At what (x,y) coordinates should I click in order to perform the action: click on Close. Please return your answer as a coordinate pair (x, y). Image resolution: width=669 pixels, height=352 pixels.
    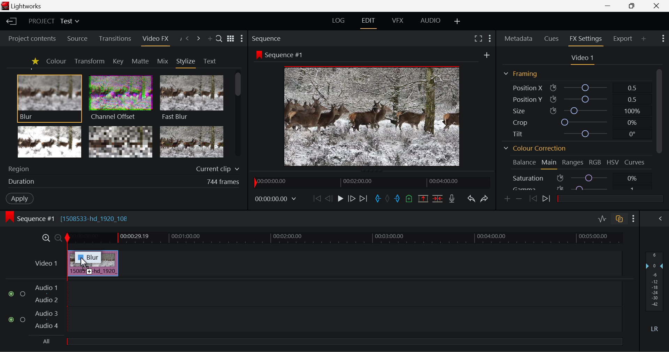
    Looking at the image, I should click on (656, 6).